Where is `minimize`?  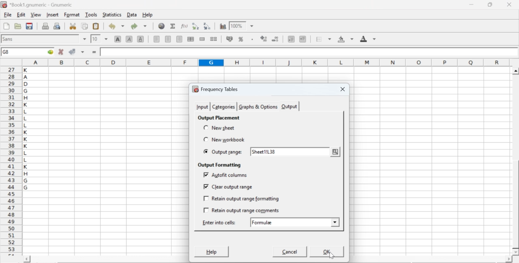
minimize is located at coordinates (472, 4).